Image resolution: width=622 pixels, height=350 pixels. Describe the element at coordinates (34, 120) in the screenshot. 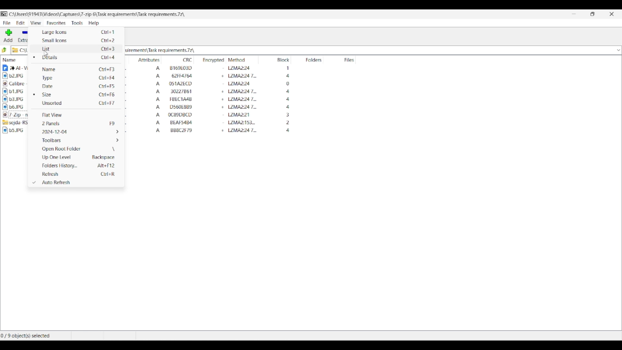

I see `Selected options` at that location.